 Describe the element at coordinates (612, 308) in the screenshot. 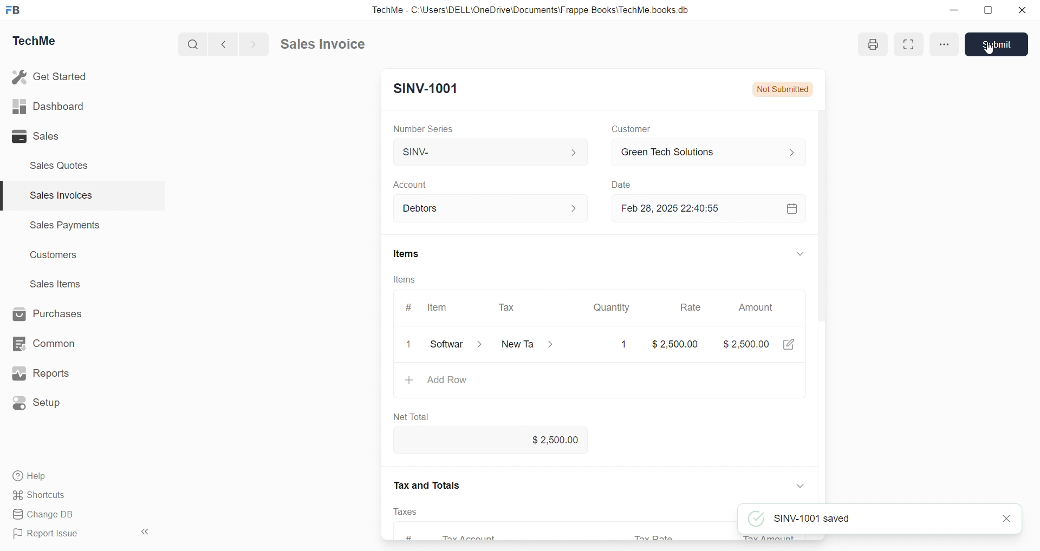

I see `Quantity` at that location.